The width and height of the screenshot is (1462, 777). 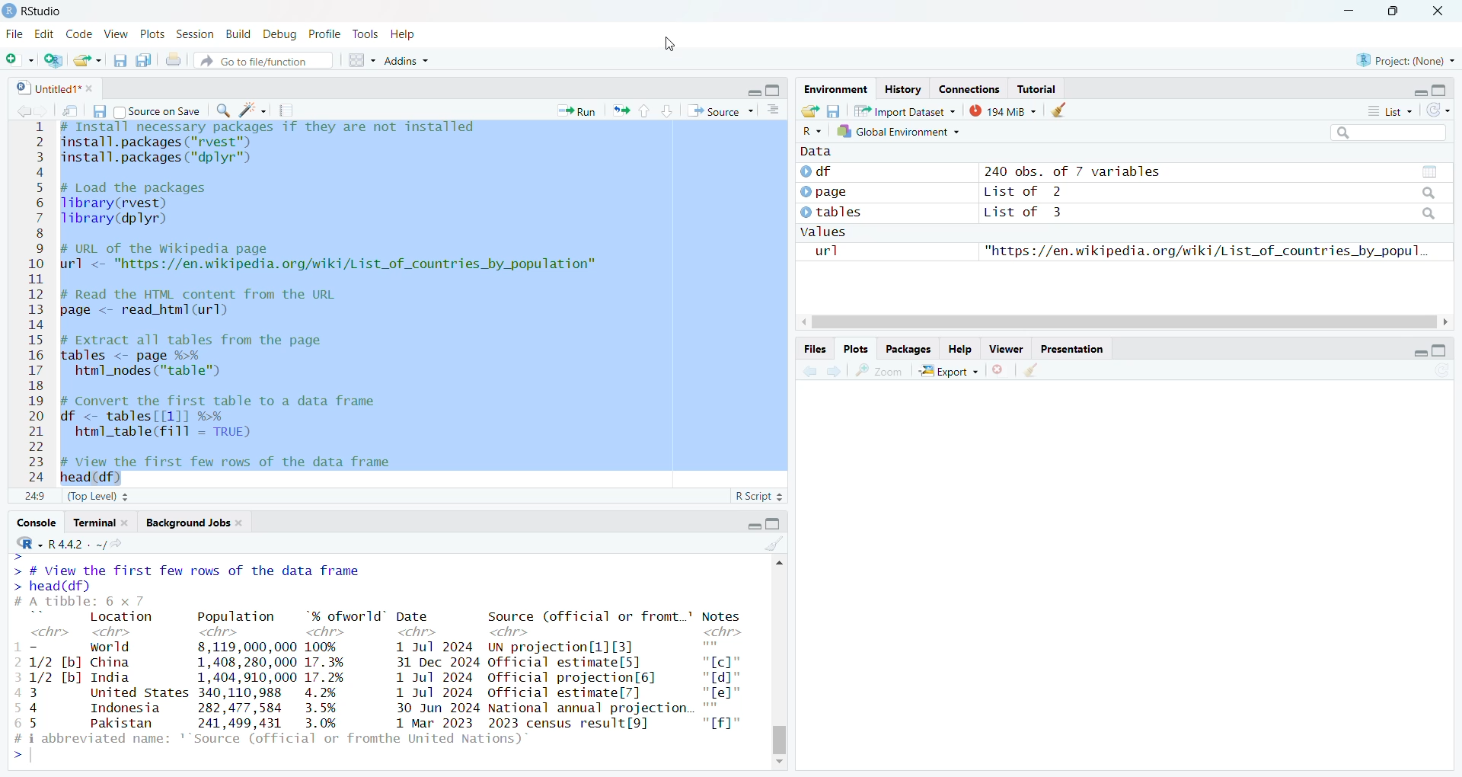 I want to click on code tools, so click(x=253, y=110).